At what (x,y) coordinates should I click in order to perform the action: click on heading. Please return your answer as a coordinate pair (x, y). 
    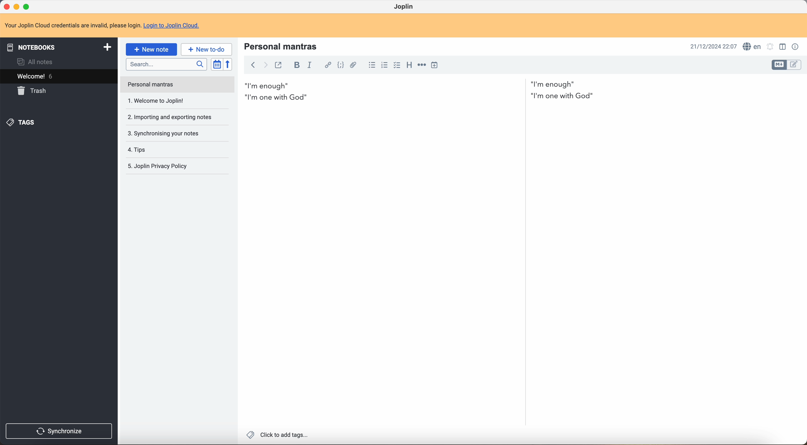
    Looking at the image, I should click on (409, 66).